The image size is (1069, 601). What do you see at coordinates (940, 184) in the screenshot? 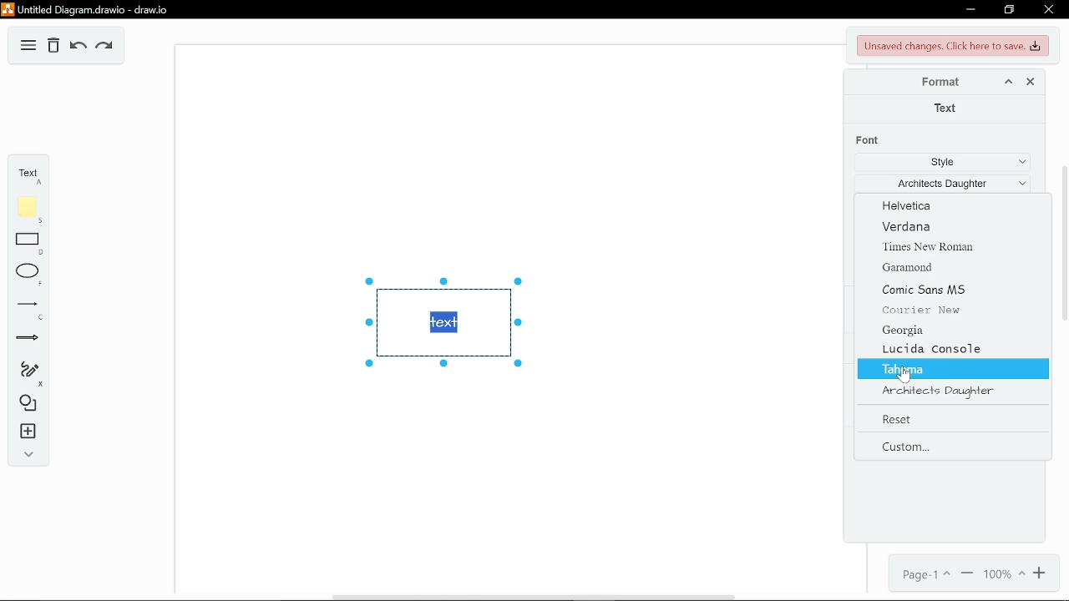
I see `font style` at bounding box center [940, 184].